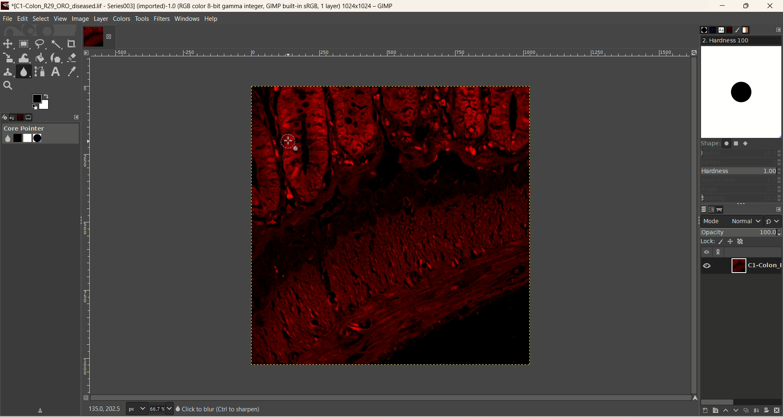 The height and width of the screenshot is (417, 783). Describe the element at coordinates (72, 72) in the screenshot. I see `color picker tool` at that location.